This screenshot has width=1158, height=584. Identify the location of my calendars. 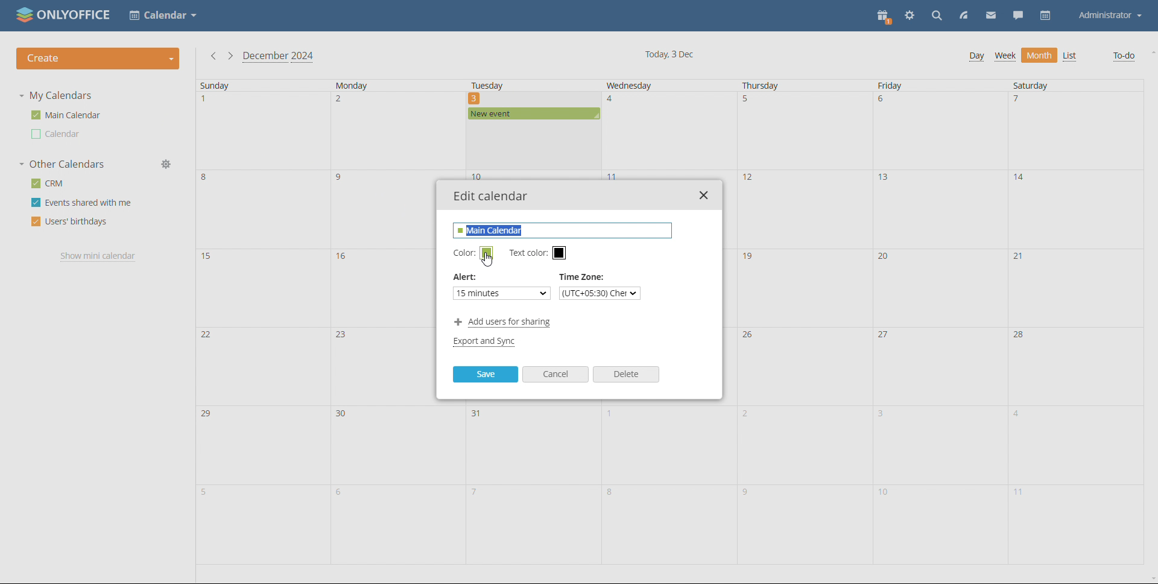
(55, 95).